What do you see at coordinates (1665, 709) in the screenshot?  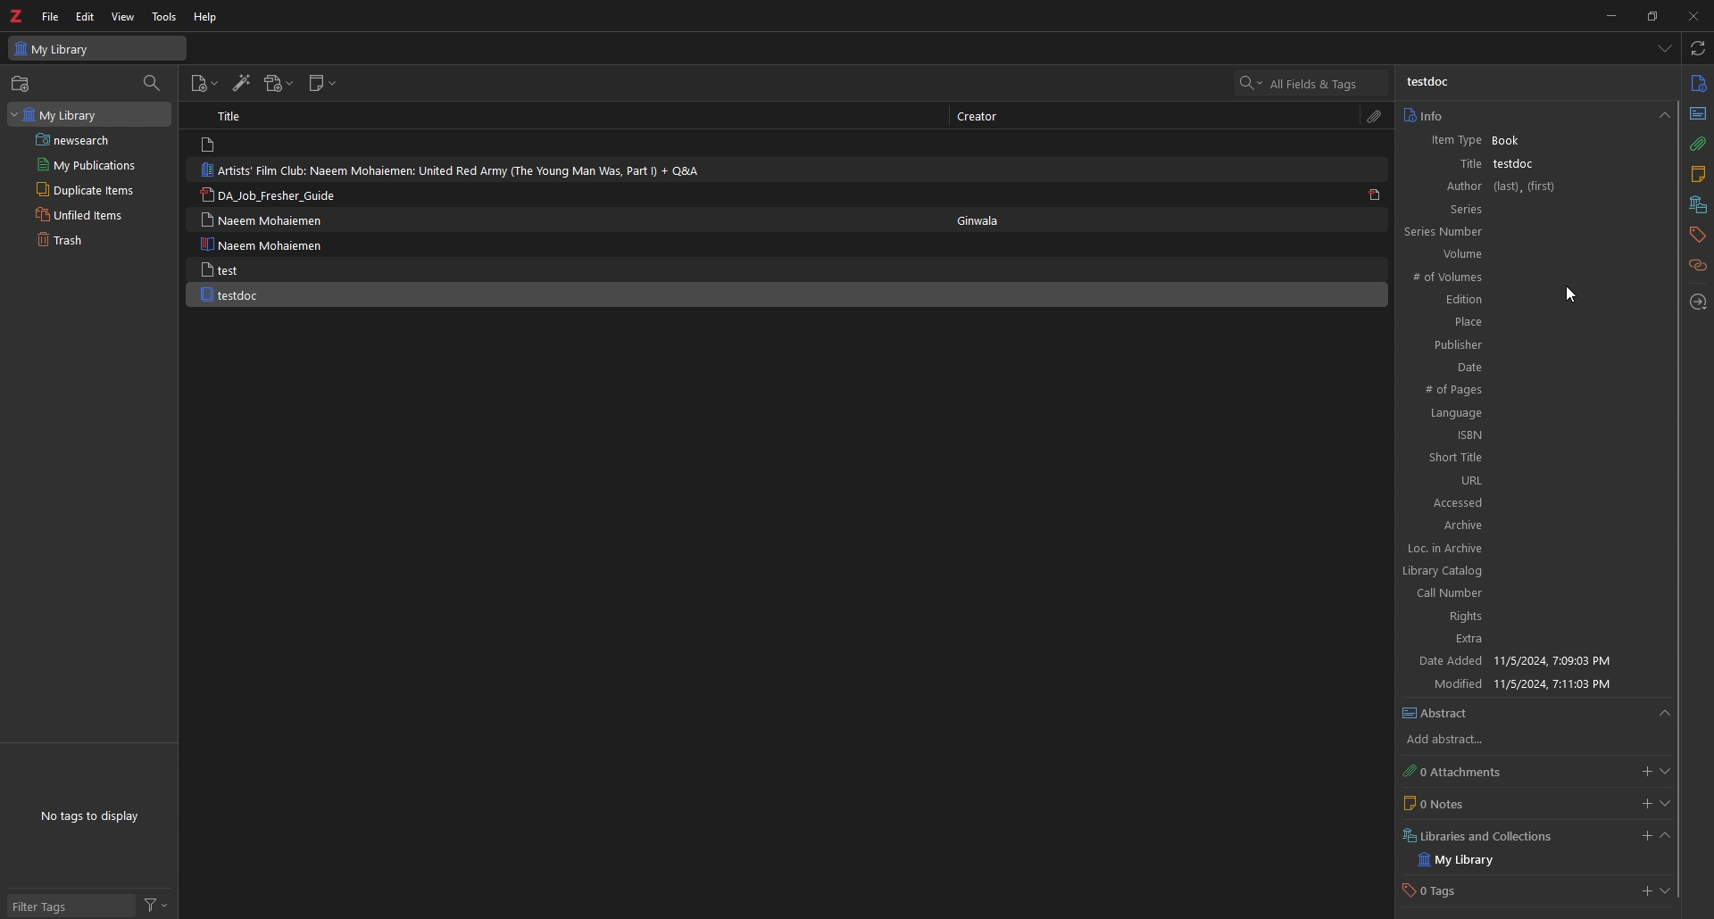 I see `show` at bounding box center [1665, 709].